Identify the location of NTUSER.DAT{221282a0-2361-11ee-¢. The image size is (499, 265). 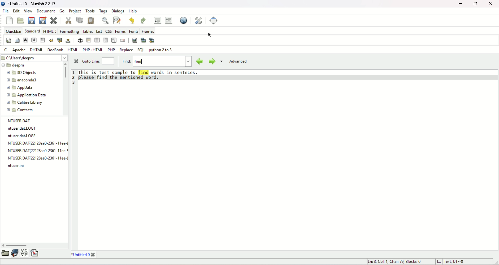
(37, 143).